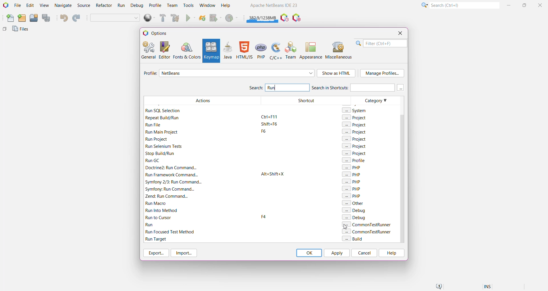  Describe the element at coordinates (364, 253) in the screenshot. I see `Cancel` at that location.